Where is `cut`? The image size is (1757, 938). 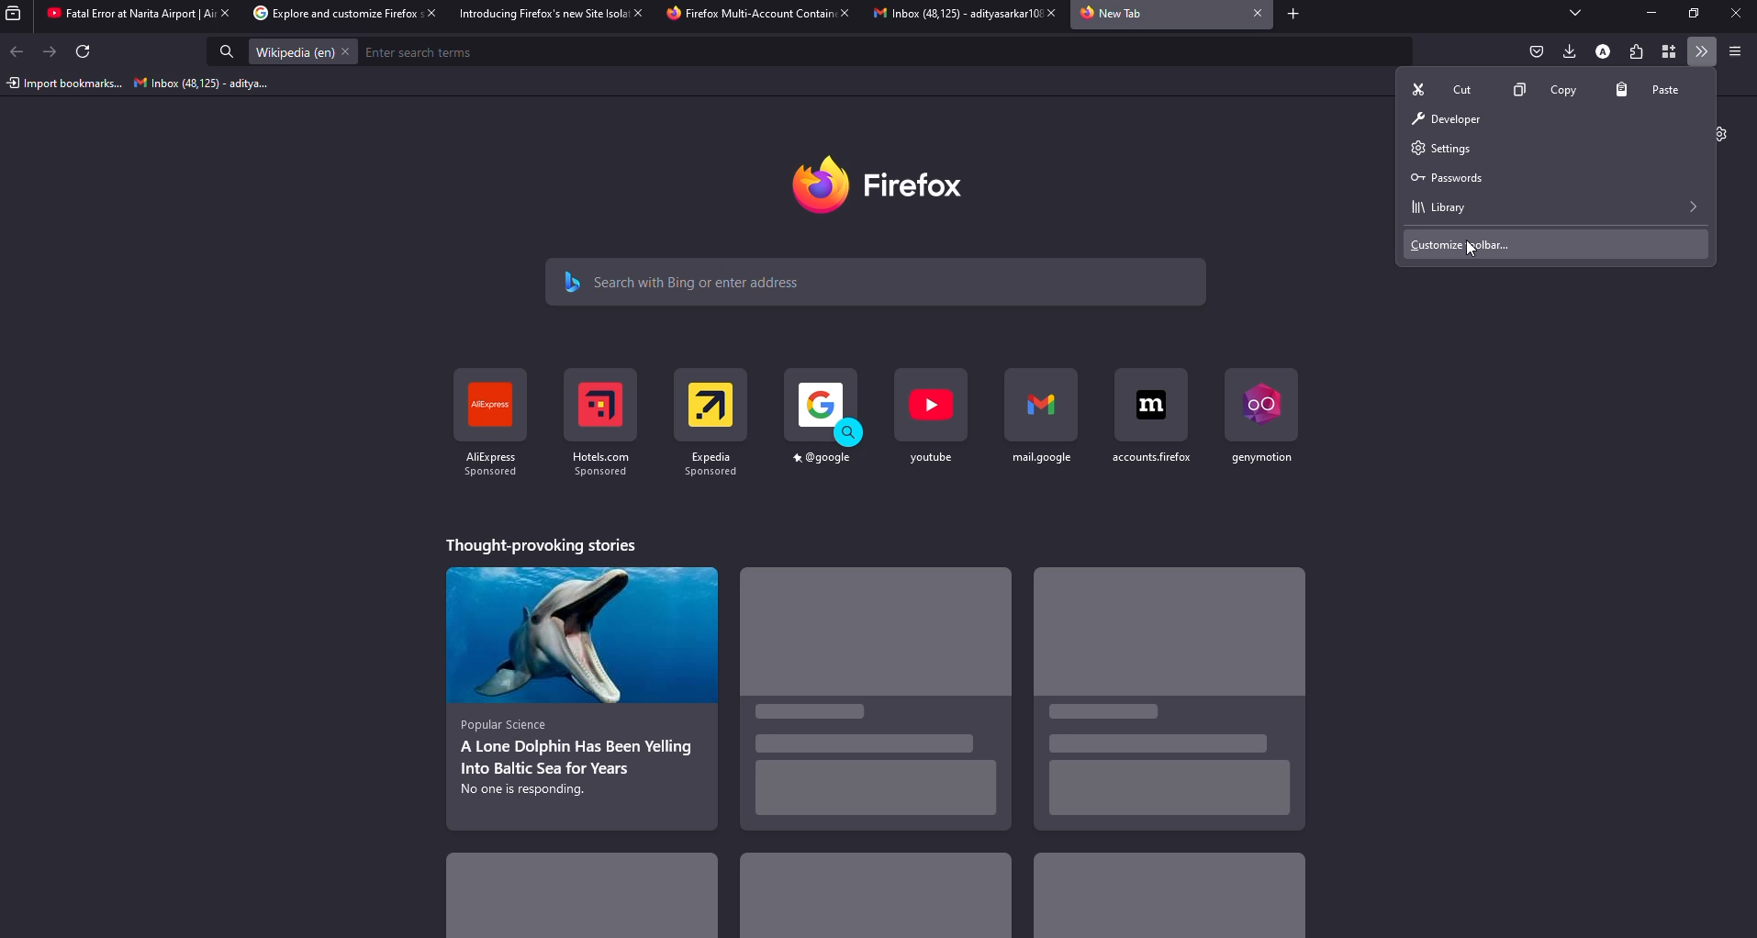
cut is located at coordinates (1447, 89).